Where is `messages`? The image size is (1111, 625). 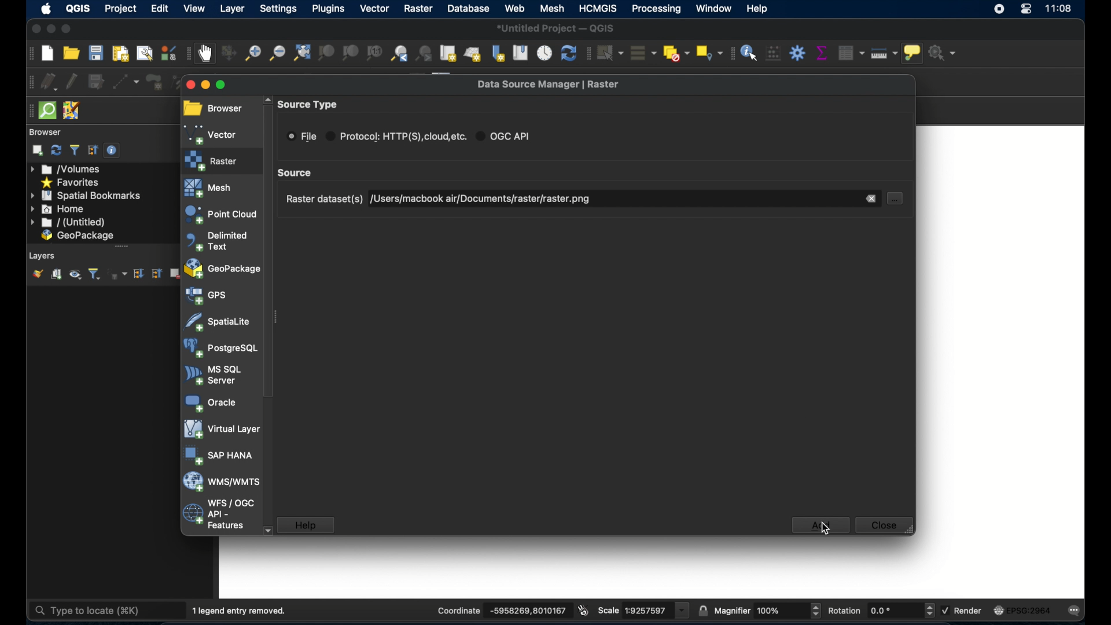 messages is located at coordinates (1077, 610).